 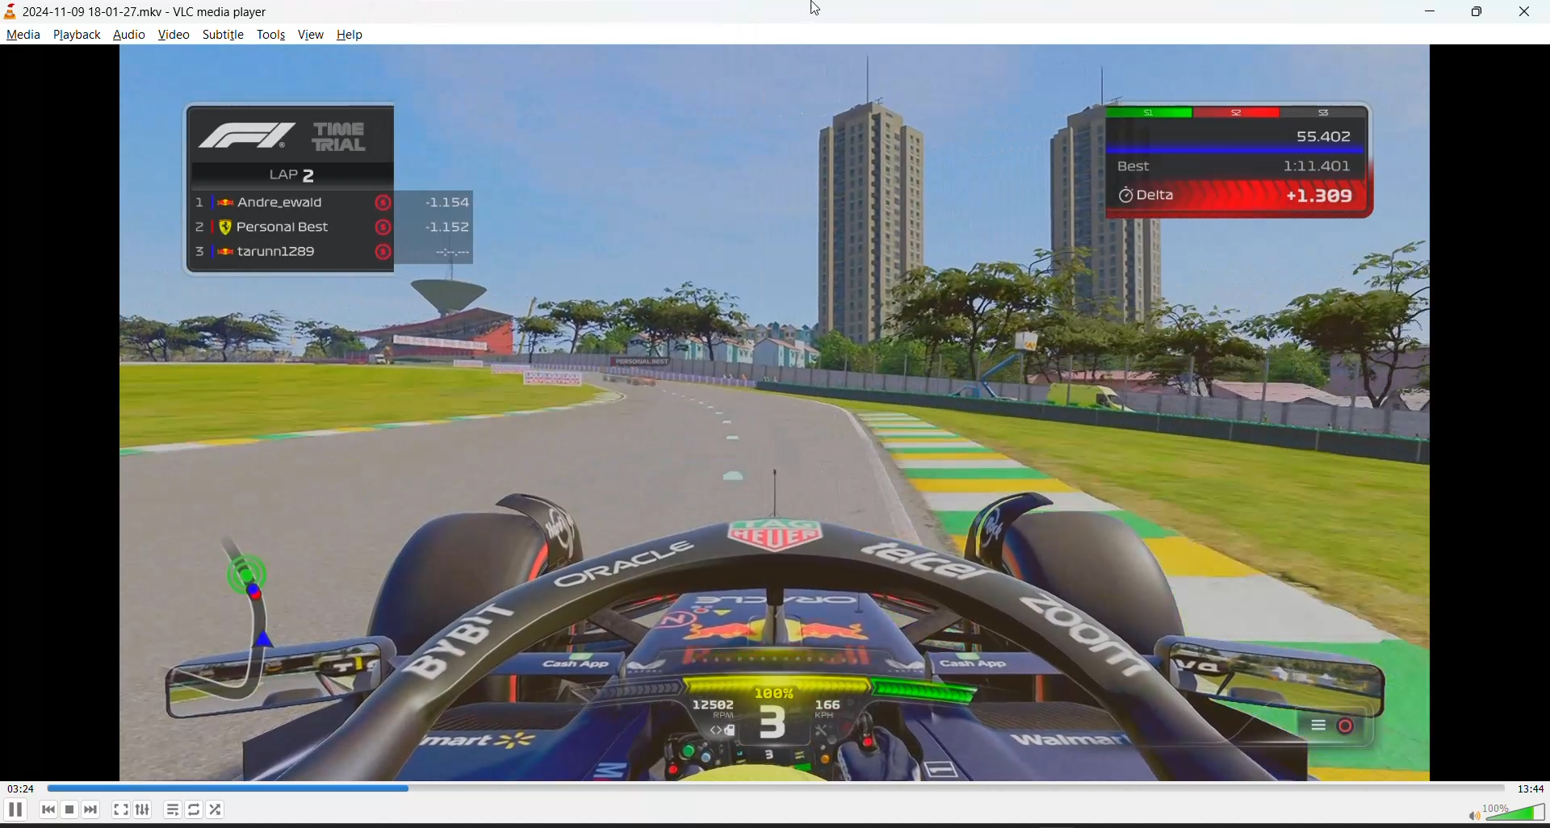 I want to click on audio, so click(x=126, y=33).